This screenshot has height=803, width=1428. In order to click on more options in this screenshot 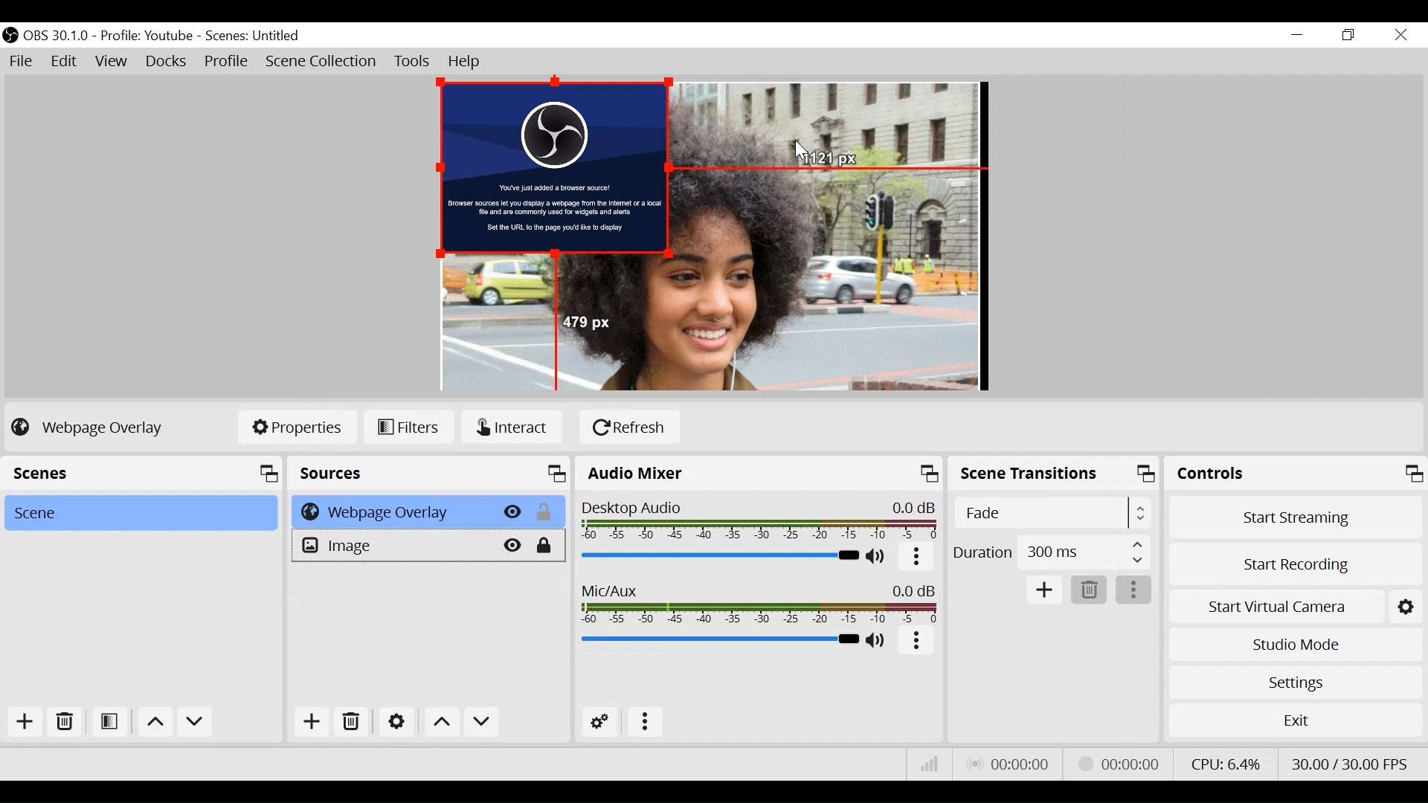, I will do `click(646, 722)`.